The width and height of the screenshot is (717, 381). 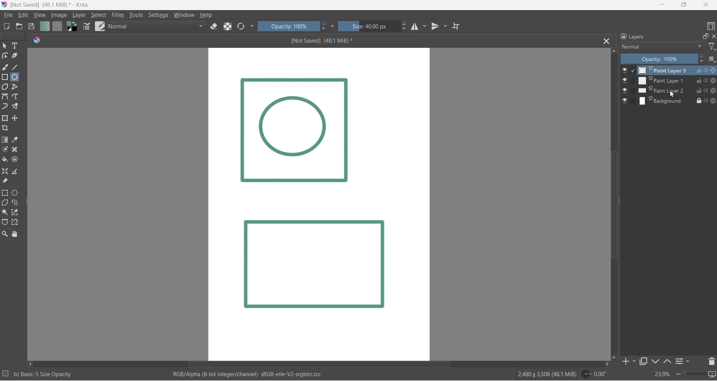 What do you see at coordinates (673, 95) in the screenshot?
I see `cursor` at bounding box center [673, 95].